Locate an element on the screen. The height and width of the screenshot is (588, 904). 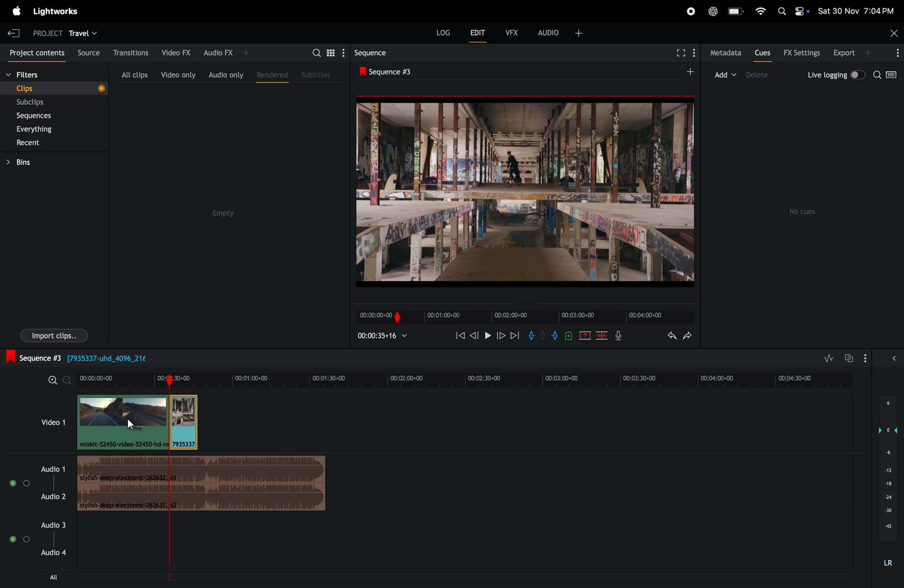
time frame is located at coordinates (468, 379).